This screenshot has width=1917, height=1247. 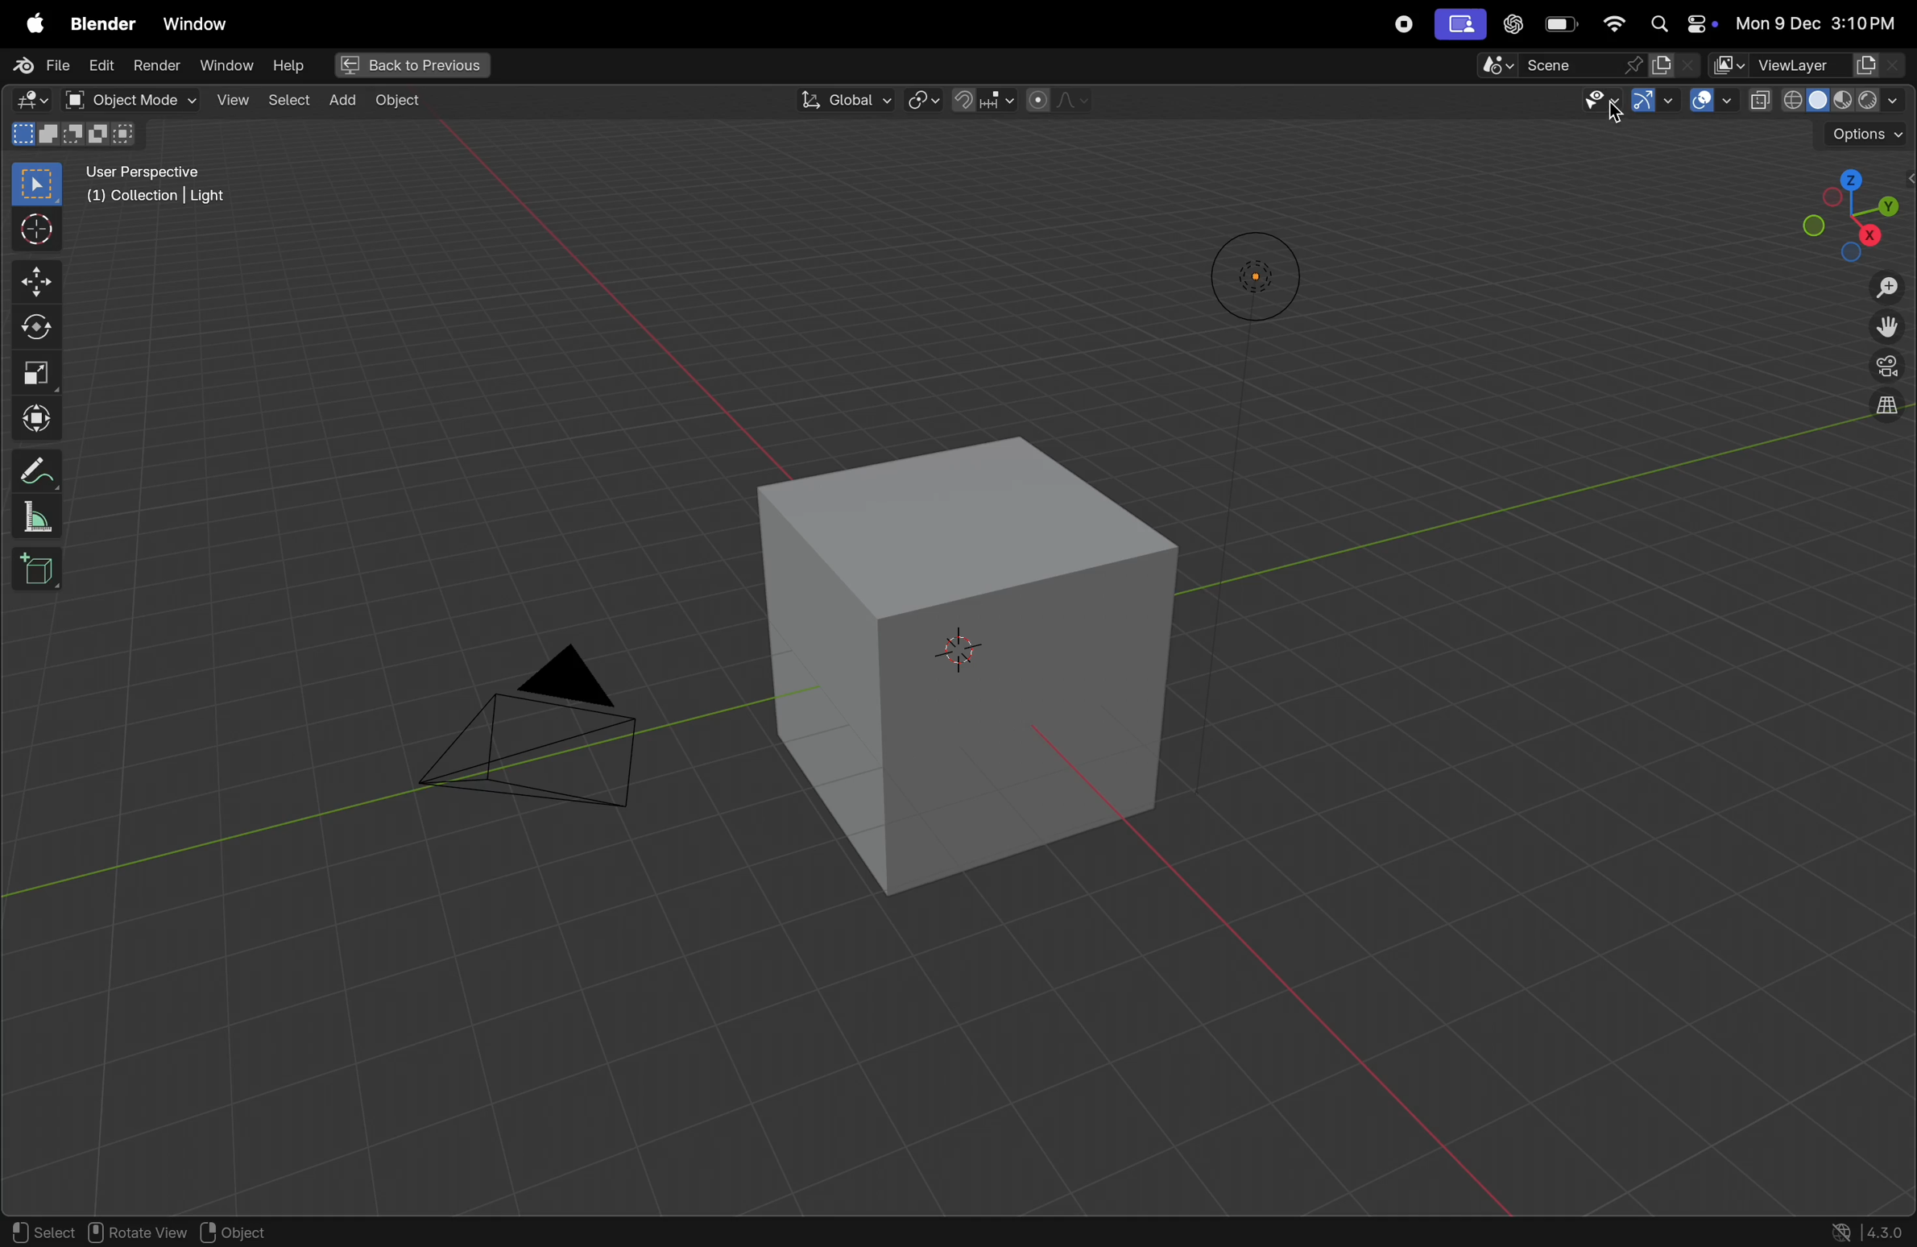 What do you see at coordinates (1245, 276) in the screenshot?
I see `lights` at bounding box center [1245, 276].